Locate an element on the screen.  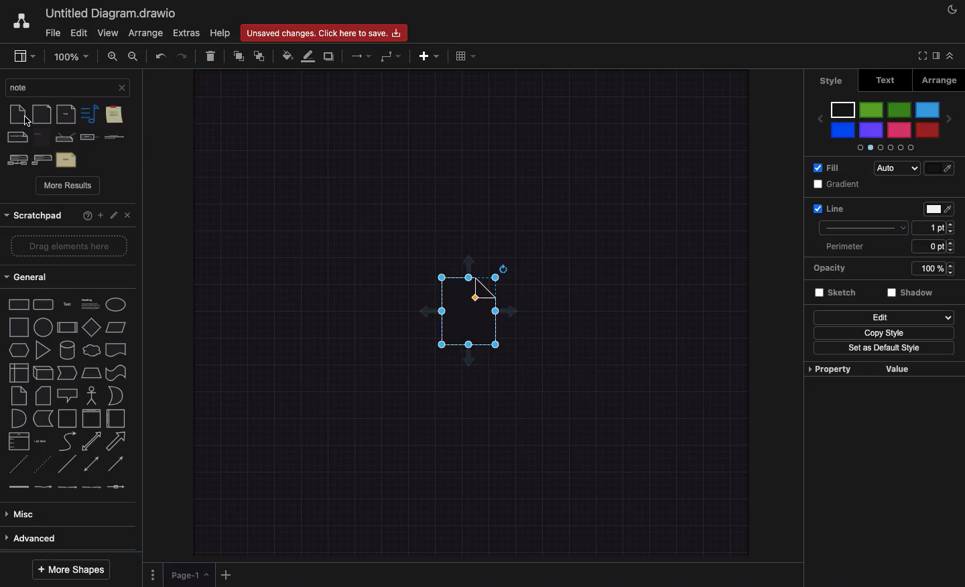
increase perimeter is located at coordinates (953, 243).